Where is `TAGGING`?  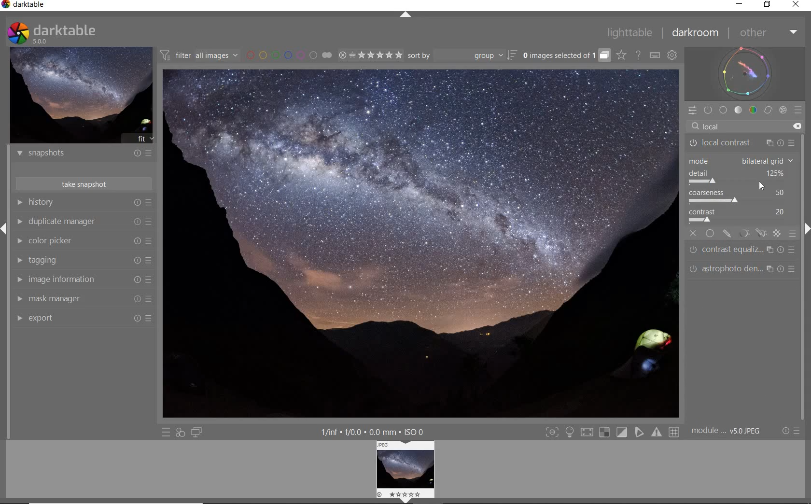
TAGGING is located at coordinates (17, 260).